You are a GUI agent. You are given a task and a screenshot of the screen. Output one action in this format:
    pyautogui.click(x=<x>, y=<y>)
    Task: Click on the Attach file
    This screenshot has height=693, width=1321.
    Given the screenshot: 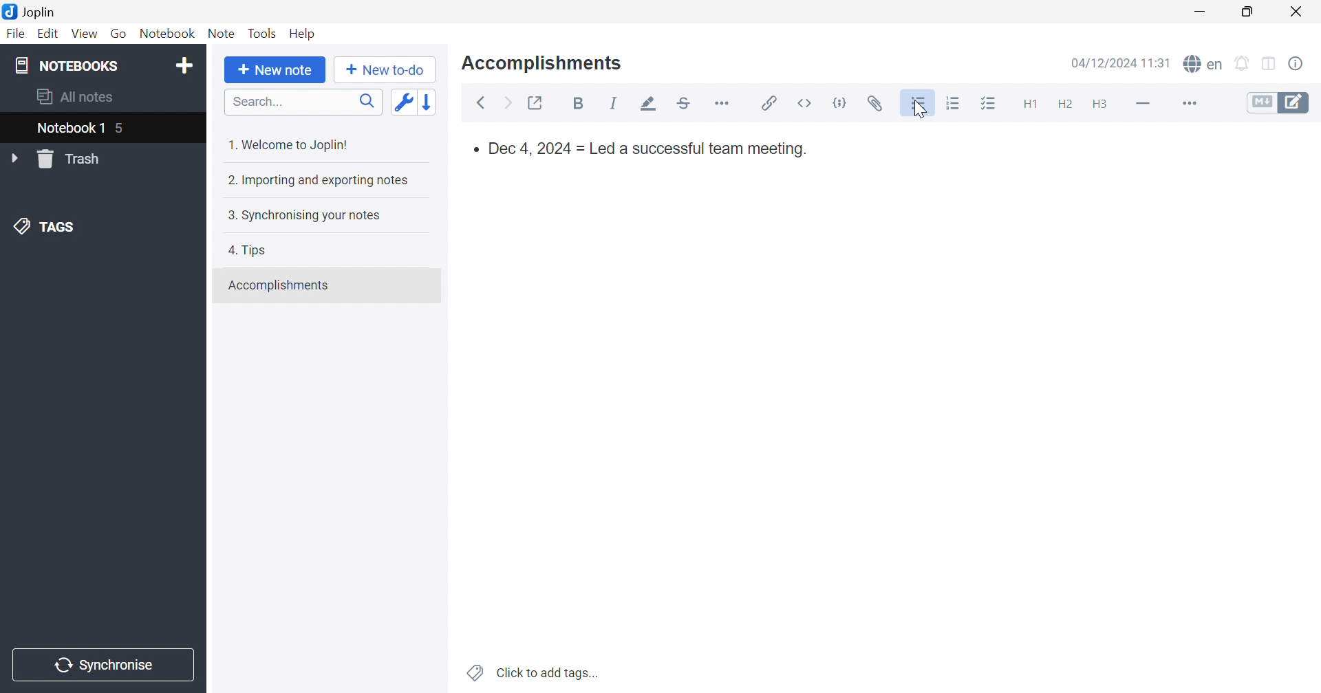 What is the action you would take?
    pyautogui.click(x=877, y=103)
    